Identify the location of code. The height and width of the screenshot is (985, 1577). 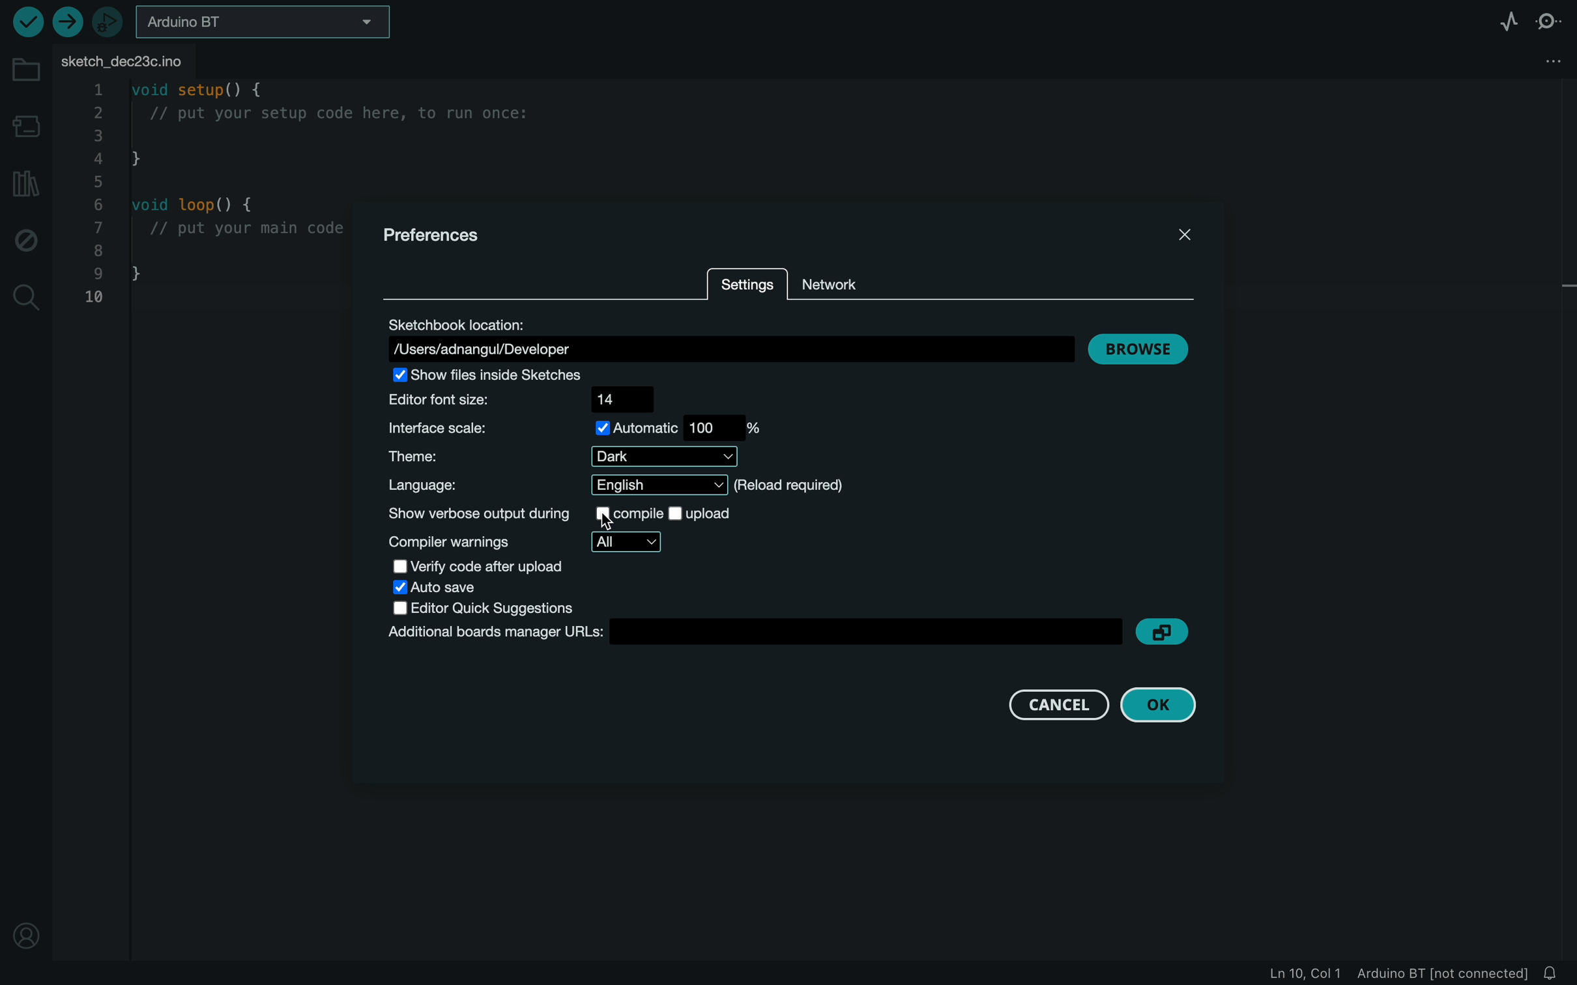
(212, 199).